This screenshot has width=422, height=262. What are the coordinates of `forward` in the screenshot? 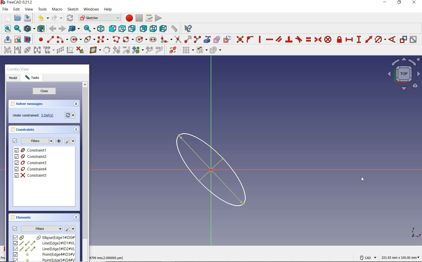 It's located at (62, 29).